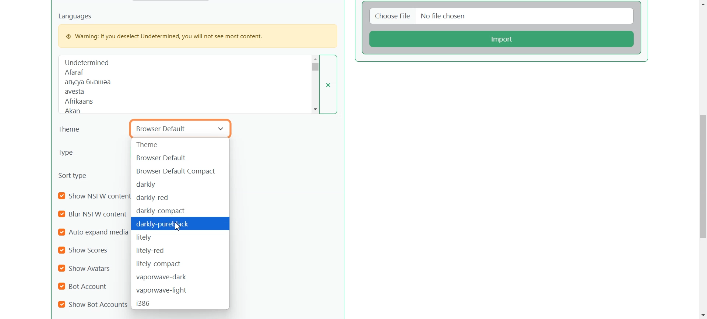 The width and height of the screenshot is (707, 319). Describe the element at coordinates (181, 170) in the screenshot. I see `Browser Default Compact` at that location.